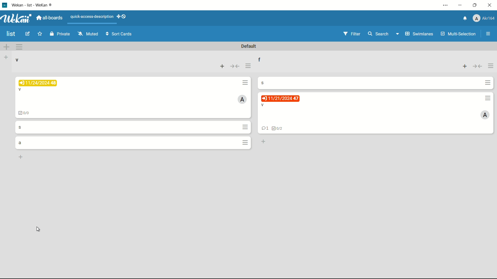  Describe the element at coordinates (20, 127) in the screenshot. I see `card name` at that location.